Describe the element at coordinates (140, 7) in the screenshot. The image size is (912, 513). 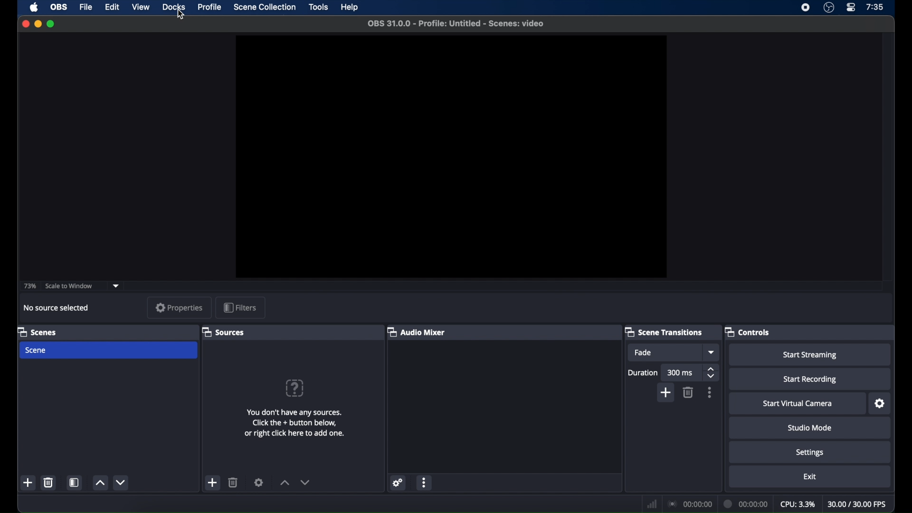
I see `view` at that location.